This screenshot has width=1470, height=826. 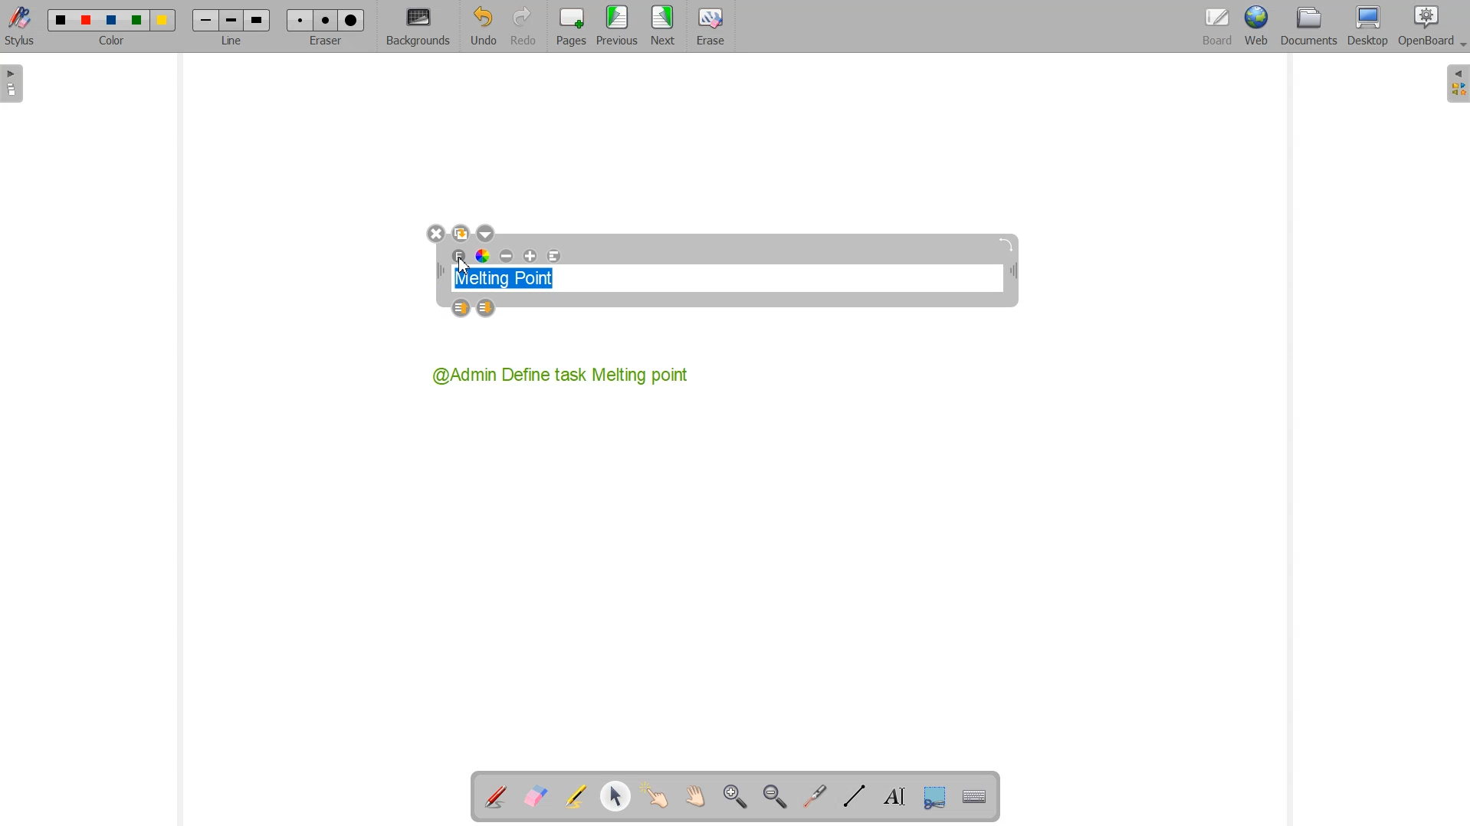 I want to click on Highlight, so click(x=577, y=798).